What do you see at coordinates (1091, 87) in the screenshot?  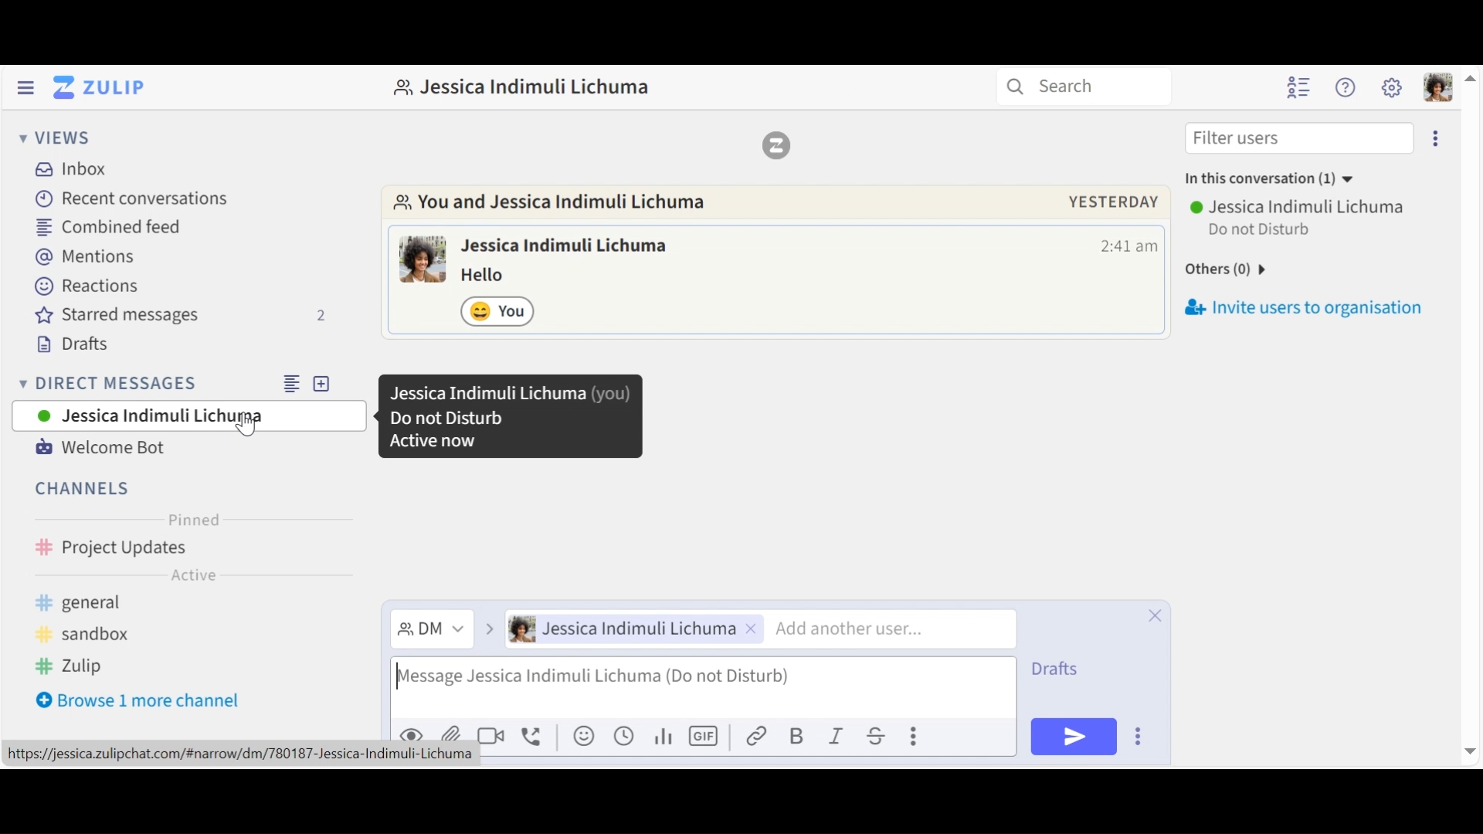 I see `Search` at bounding box center [1091, 87].